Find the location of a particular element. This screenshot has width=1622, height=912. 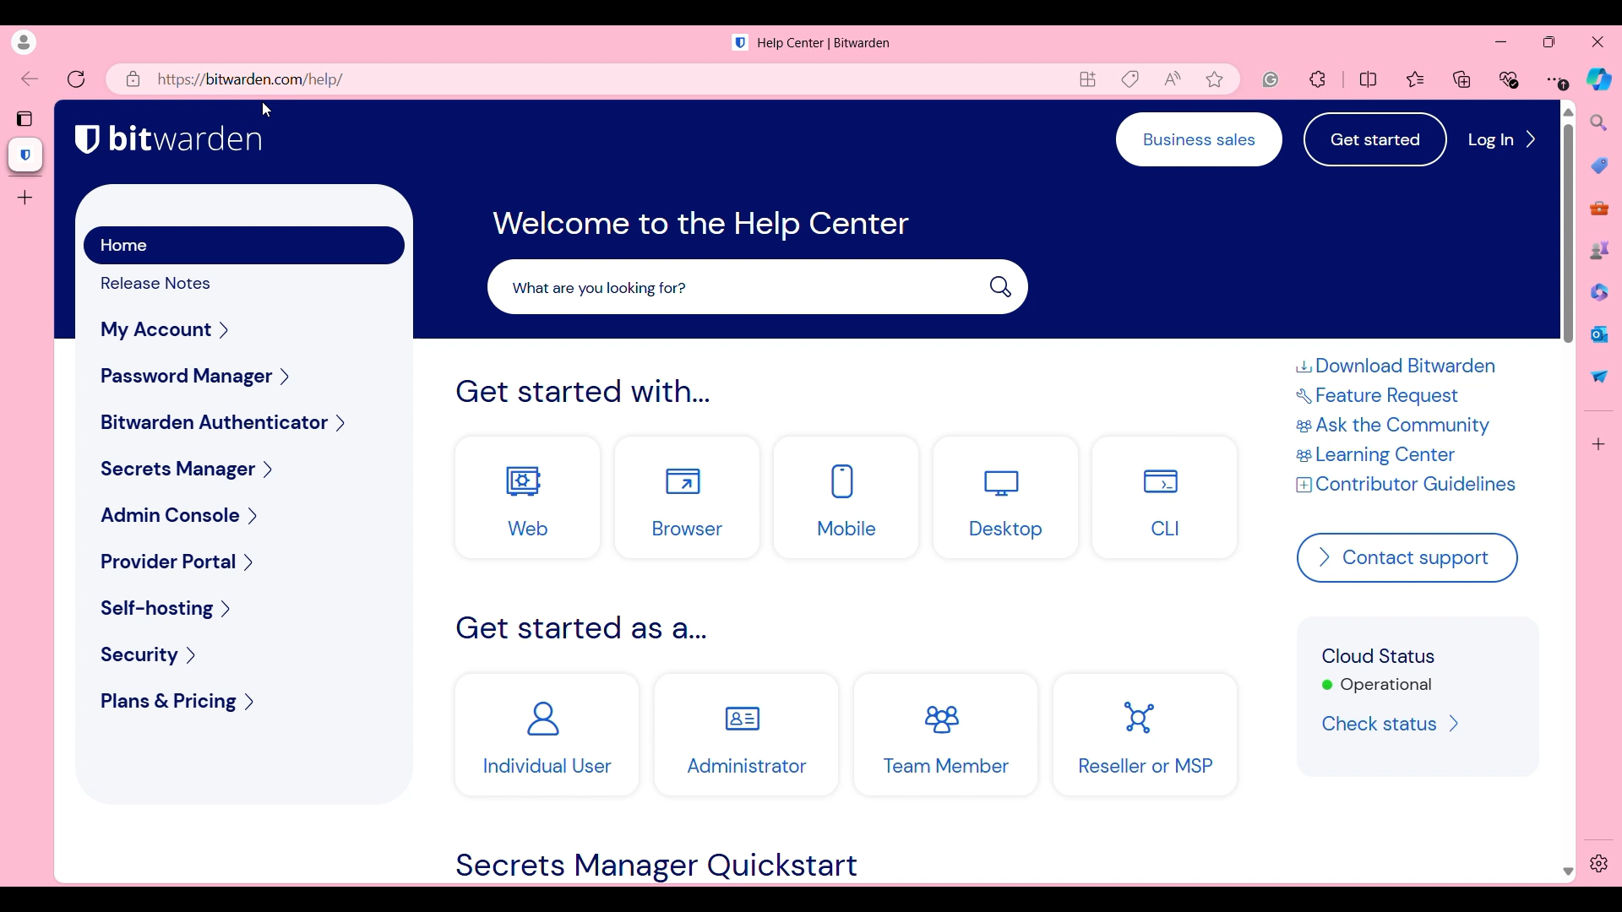

Help Center | Bitwarden is located at coordinates (825, 44).